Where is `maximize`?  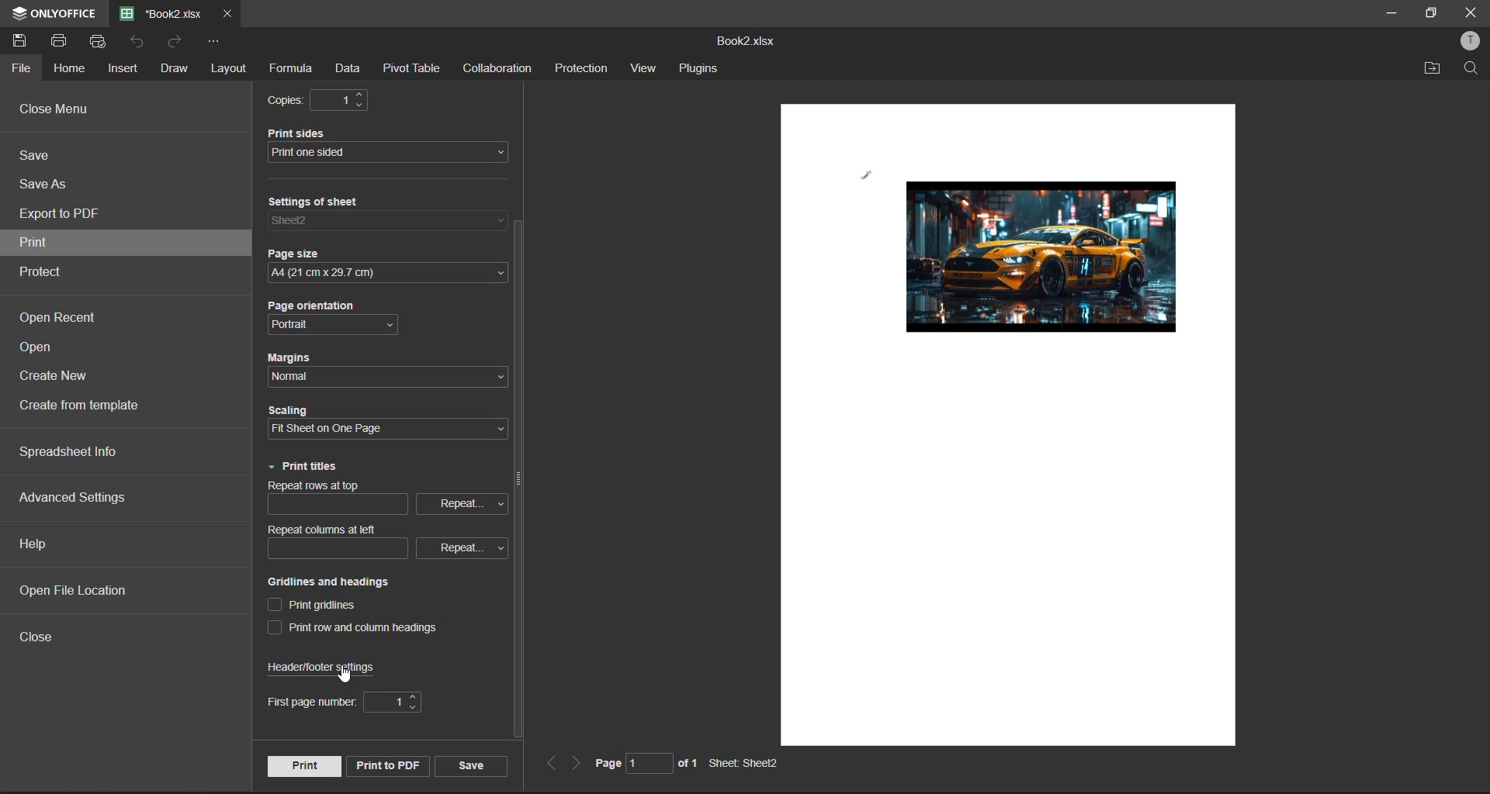 maximize is located at coordinates (1430, 13).